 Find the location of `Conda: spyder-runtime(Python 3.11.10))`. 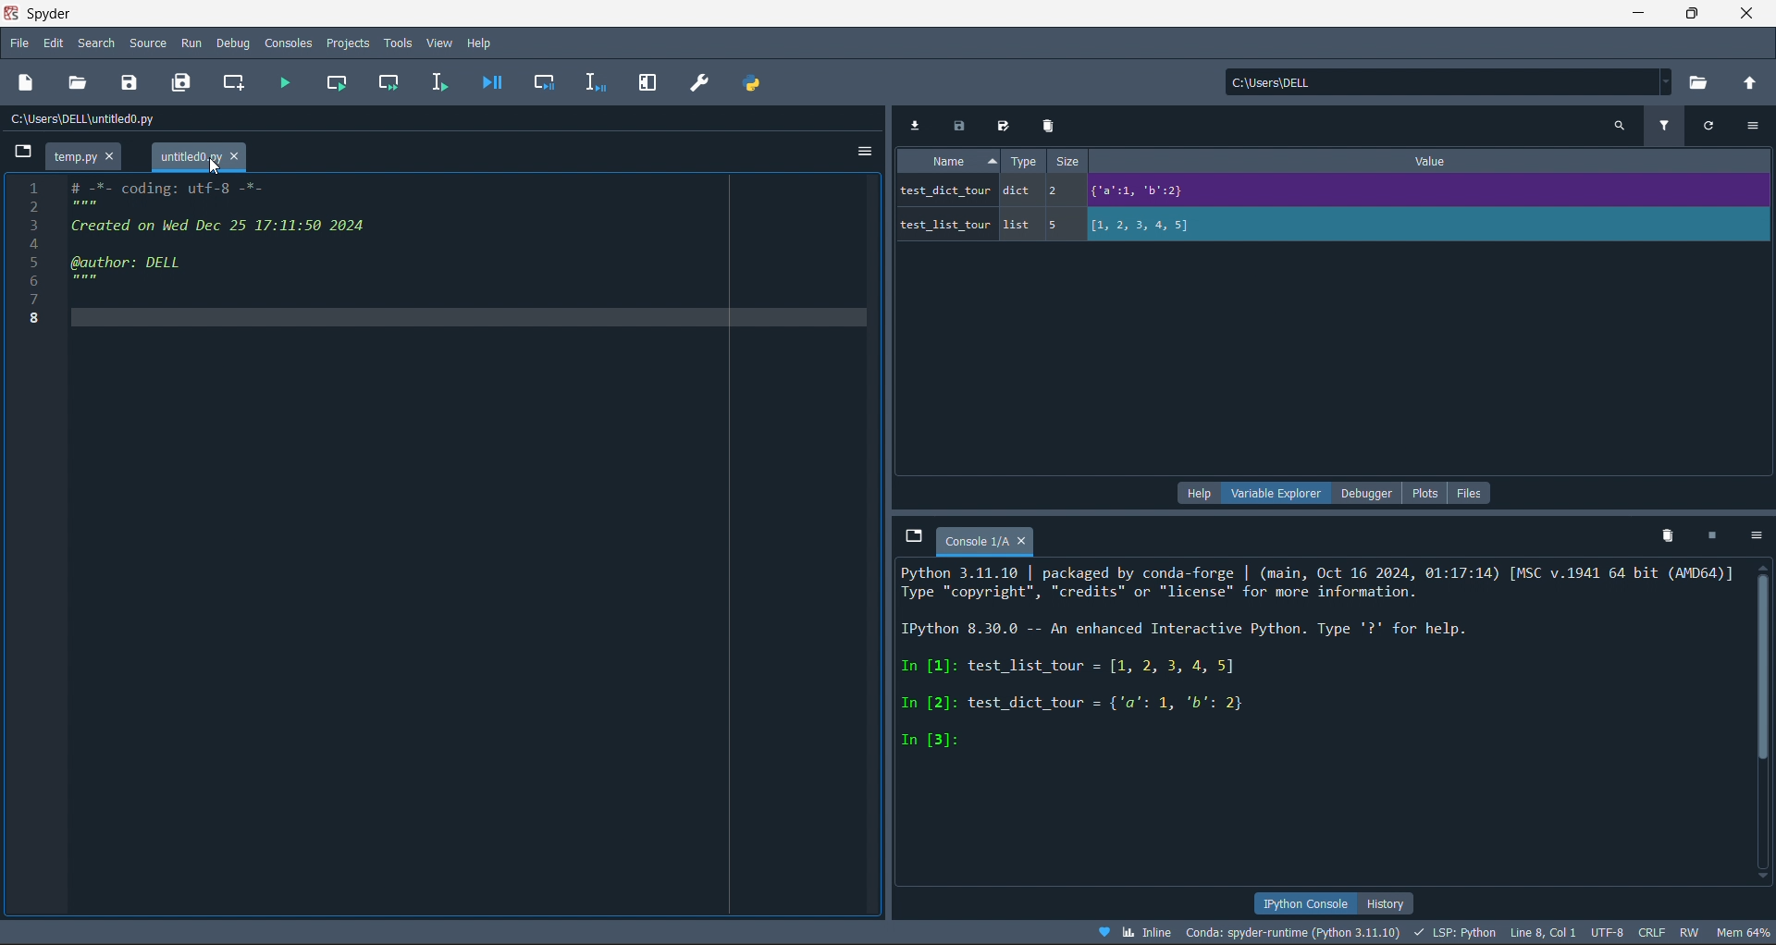

Conda: spyder-runtime(Python 3.11.10)) is located at coordinates (1293, 932).